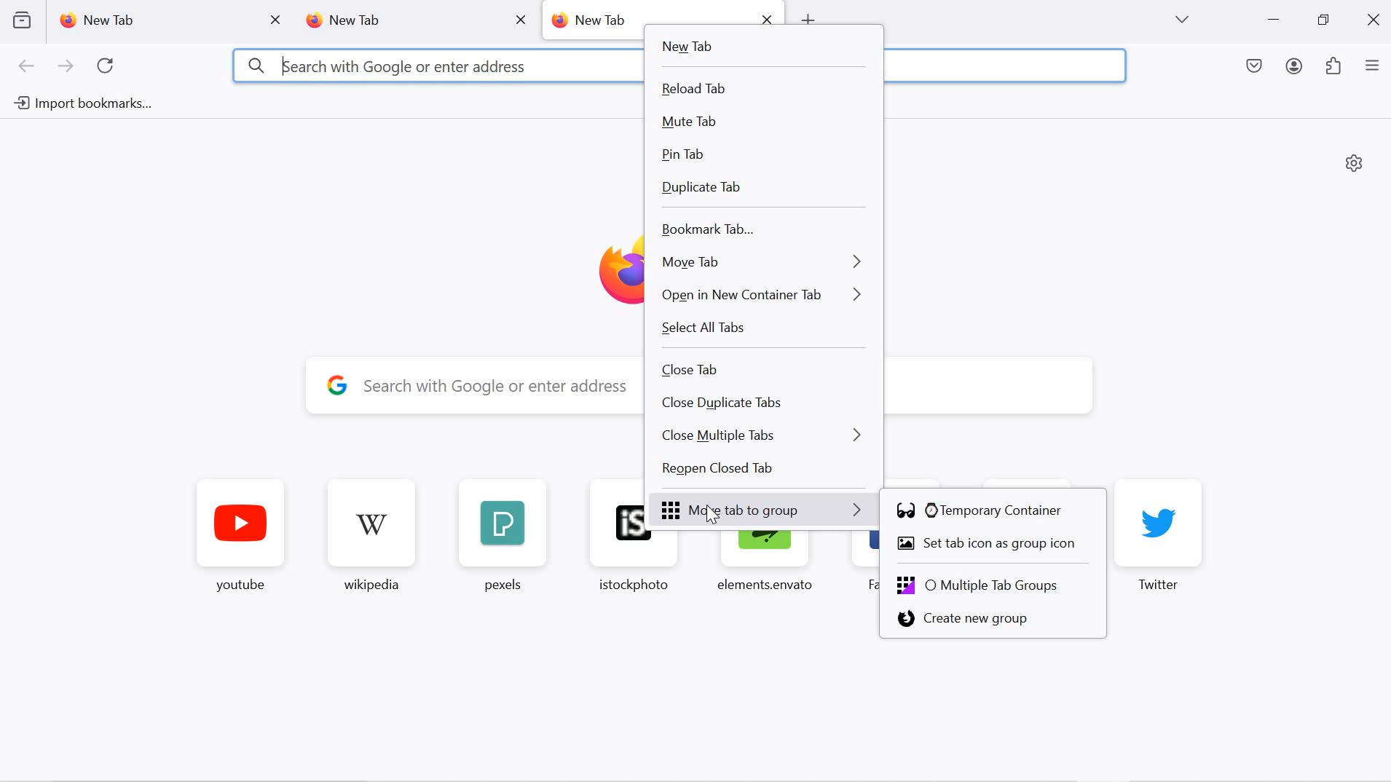  Describe the element at coordinates (765, 404) in the screenshot. I see `close duplicate tabs` at that location.